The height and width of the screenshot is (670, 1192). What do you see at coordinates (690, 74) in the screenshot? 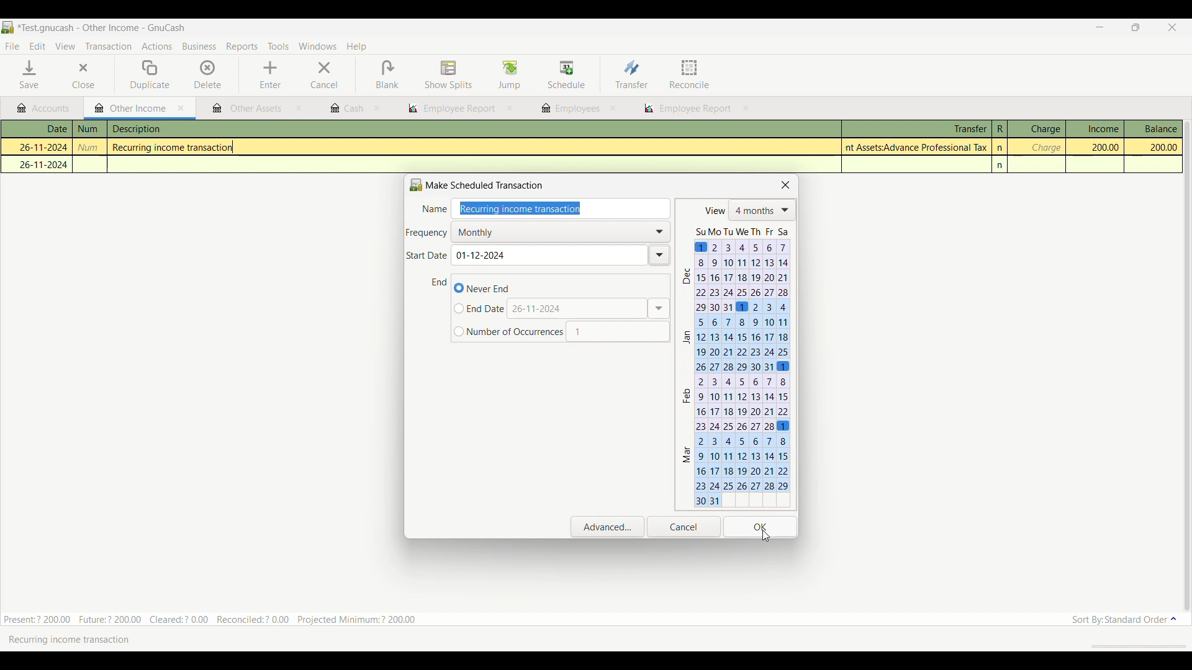
I see `Reconcile` at bounding box center [690, 74].